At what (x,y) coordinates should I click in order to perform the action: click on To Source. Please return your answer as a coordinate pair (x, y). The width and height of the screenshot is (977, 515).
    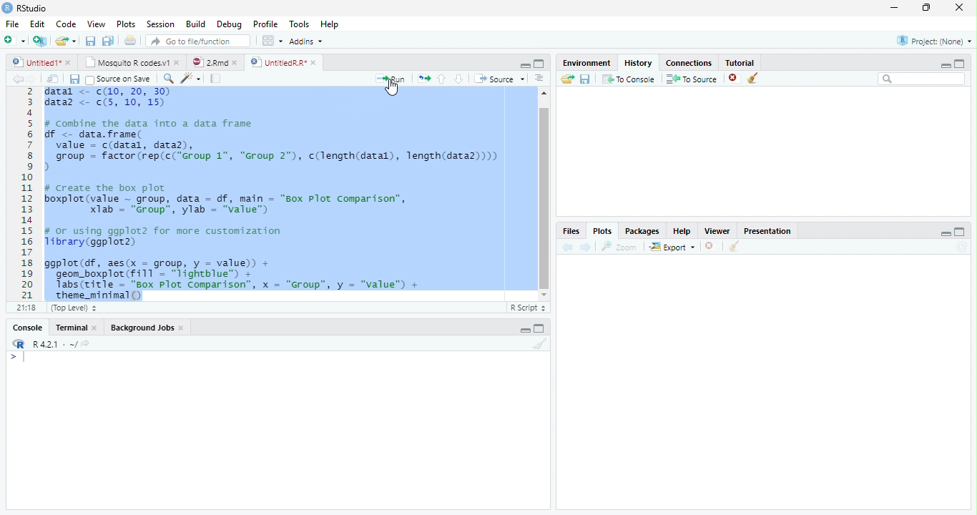
    Looking at the image, I should click on (692, 79).